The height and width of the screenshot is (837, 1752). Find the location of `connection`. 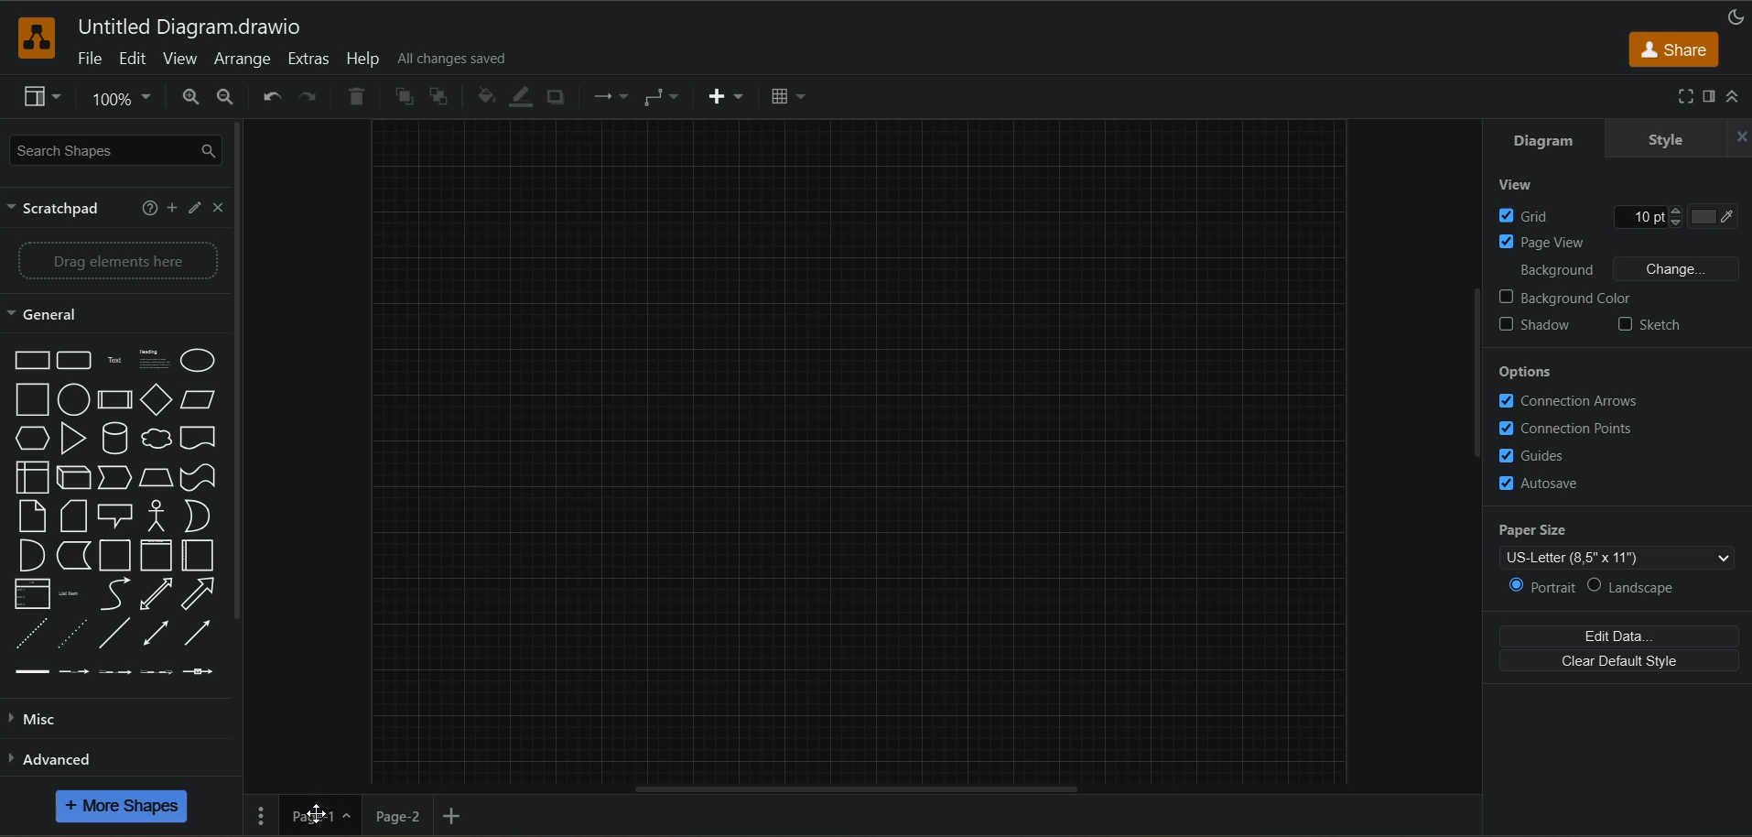

connection is located at coordinates (608, 96).